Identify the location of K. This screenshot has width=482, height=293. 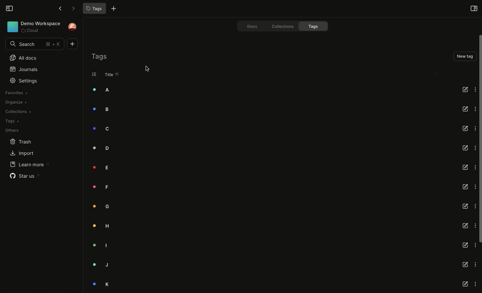
(102, 284).